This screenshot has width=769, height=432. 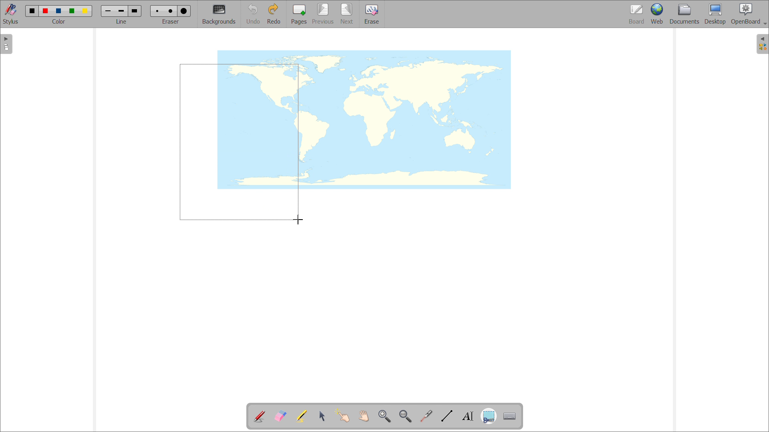 What do you see at coordinates (259, 415) in the screenshot?
I see `add annotation` at bounding box center [259, 415].